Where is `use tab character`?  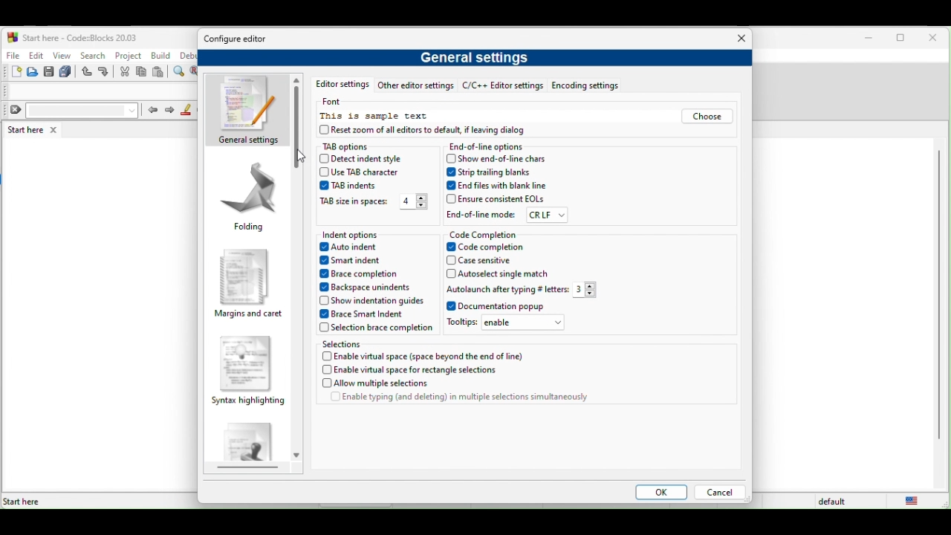 use tab character is located at coordinates (363, 172).